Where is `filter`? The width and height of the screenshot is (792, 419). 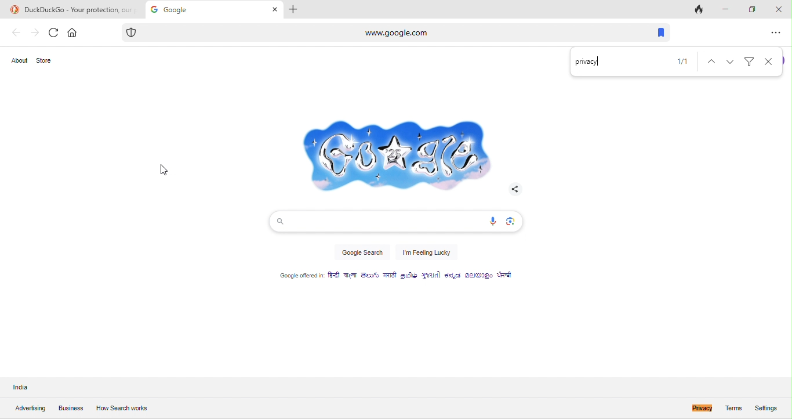 filter is located at coordinates (750, 60).